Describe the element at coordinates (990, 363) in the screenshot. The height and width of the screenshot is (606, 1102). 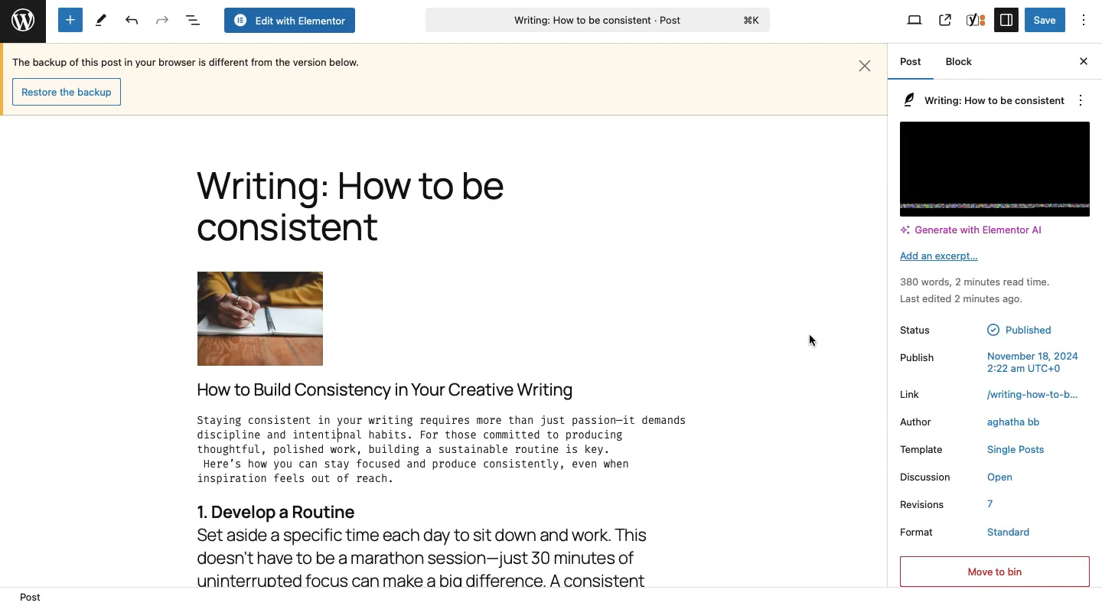
I see `Publish` at that location.